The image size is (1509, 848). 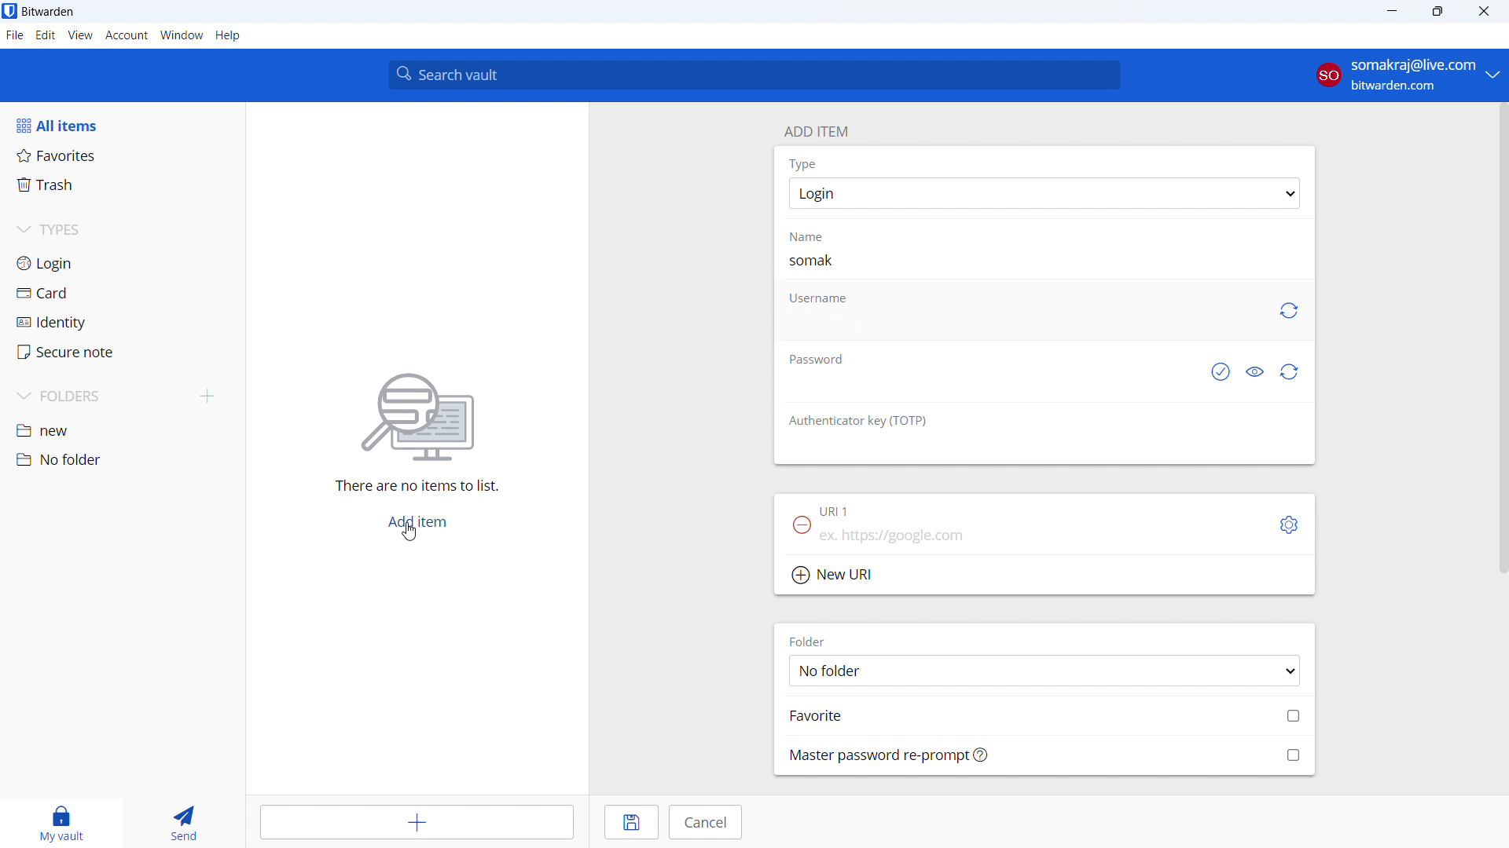 What do you see at coordinates (985, 388) in the screenshot?
I see `add password` at bounding box center [985, 388].